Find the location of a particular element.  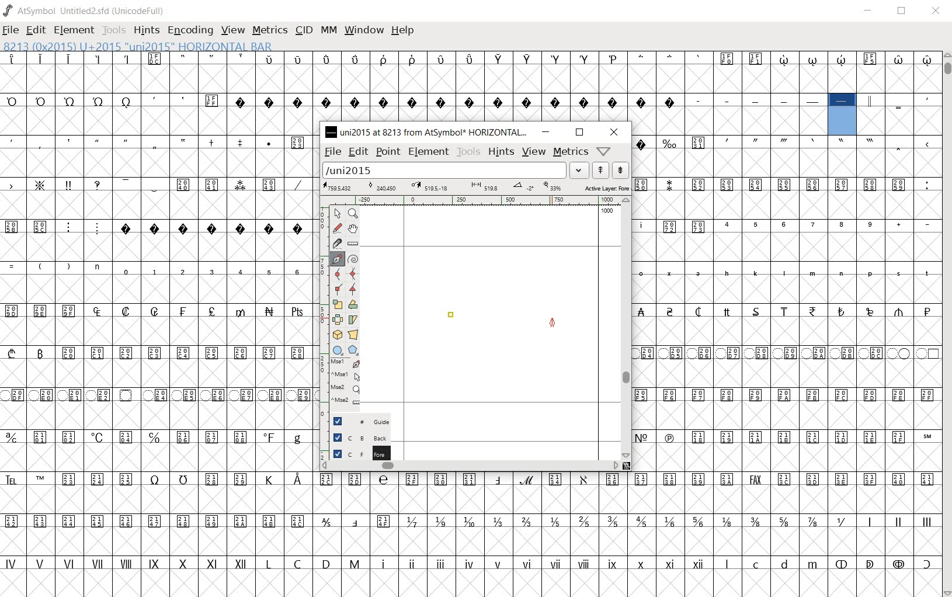

element is located at coordinates (429, 151).